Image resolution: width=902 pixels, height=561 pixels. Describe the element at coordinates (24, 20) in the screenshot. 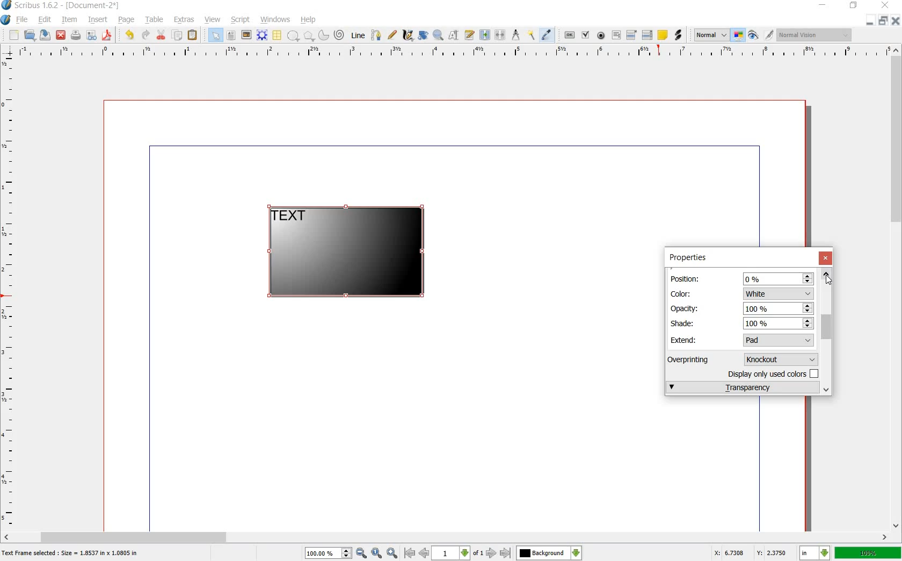

I see `file` at that location.